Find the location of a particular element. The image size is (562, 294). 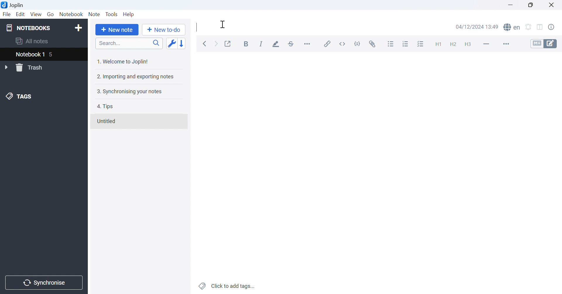

Heading 1 is located at coordinates (436, 43).